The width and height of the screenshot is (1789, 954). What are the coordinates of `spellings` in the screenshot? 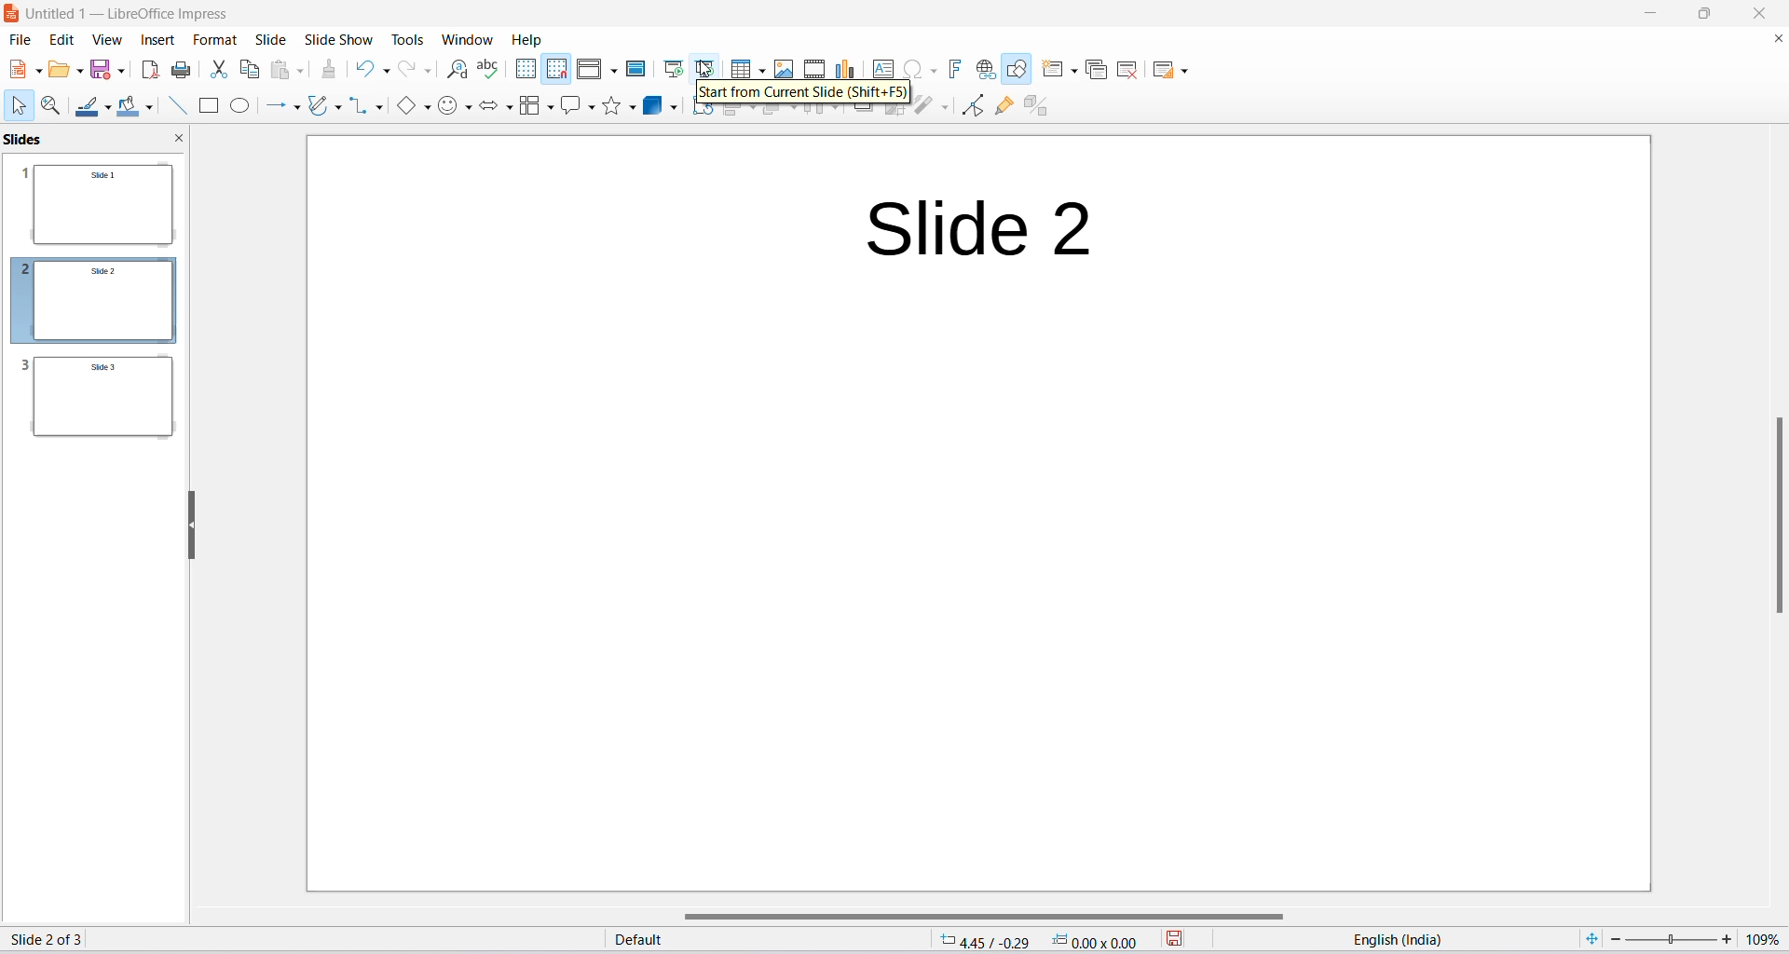 It's located at (493, 70).